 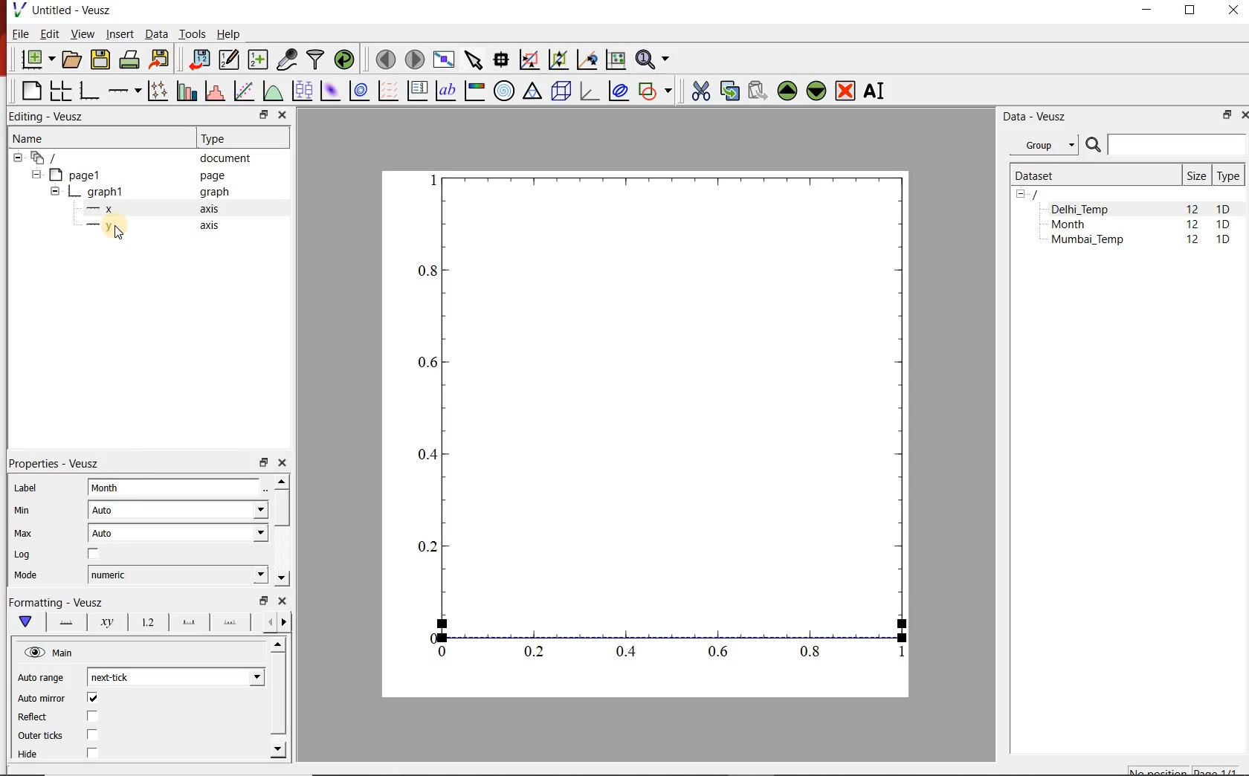 I want to click on move the selected widget down, so click(x=816, y=91).